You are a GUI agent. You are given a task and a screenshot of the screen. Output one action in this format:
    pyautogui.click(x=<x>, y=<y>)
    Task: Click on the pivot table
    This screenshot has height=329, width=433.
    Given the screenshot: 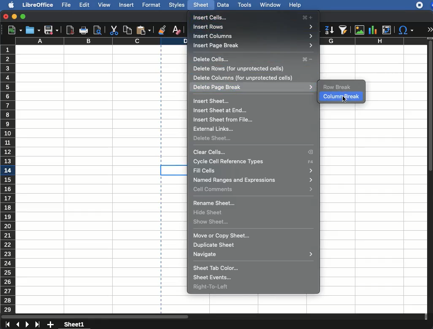 What is the action you would take?
    pyautogui.click(x=388, y=29)
    